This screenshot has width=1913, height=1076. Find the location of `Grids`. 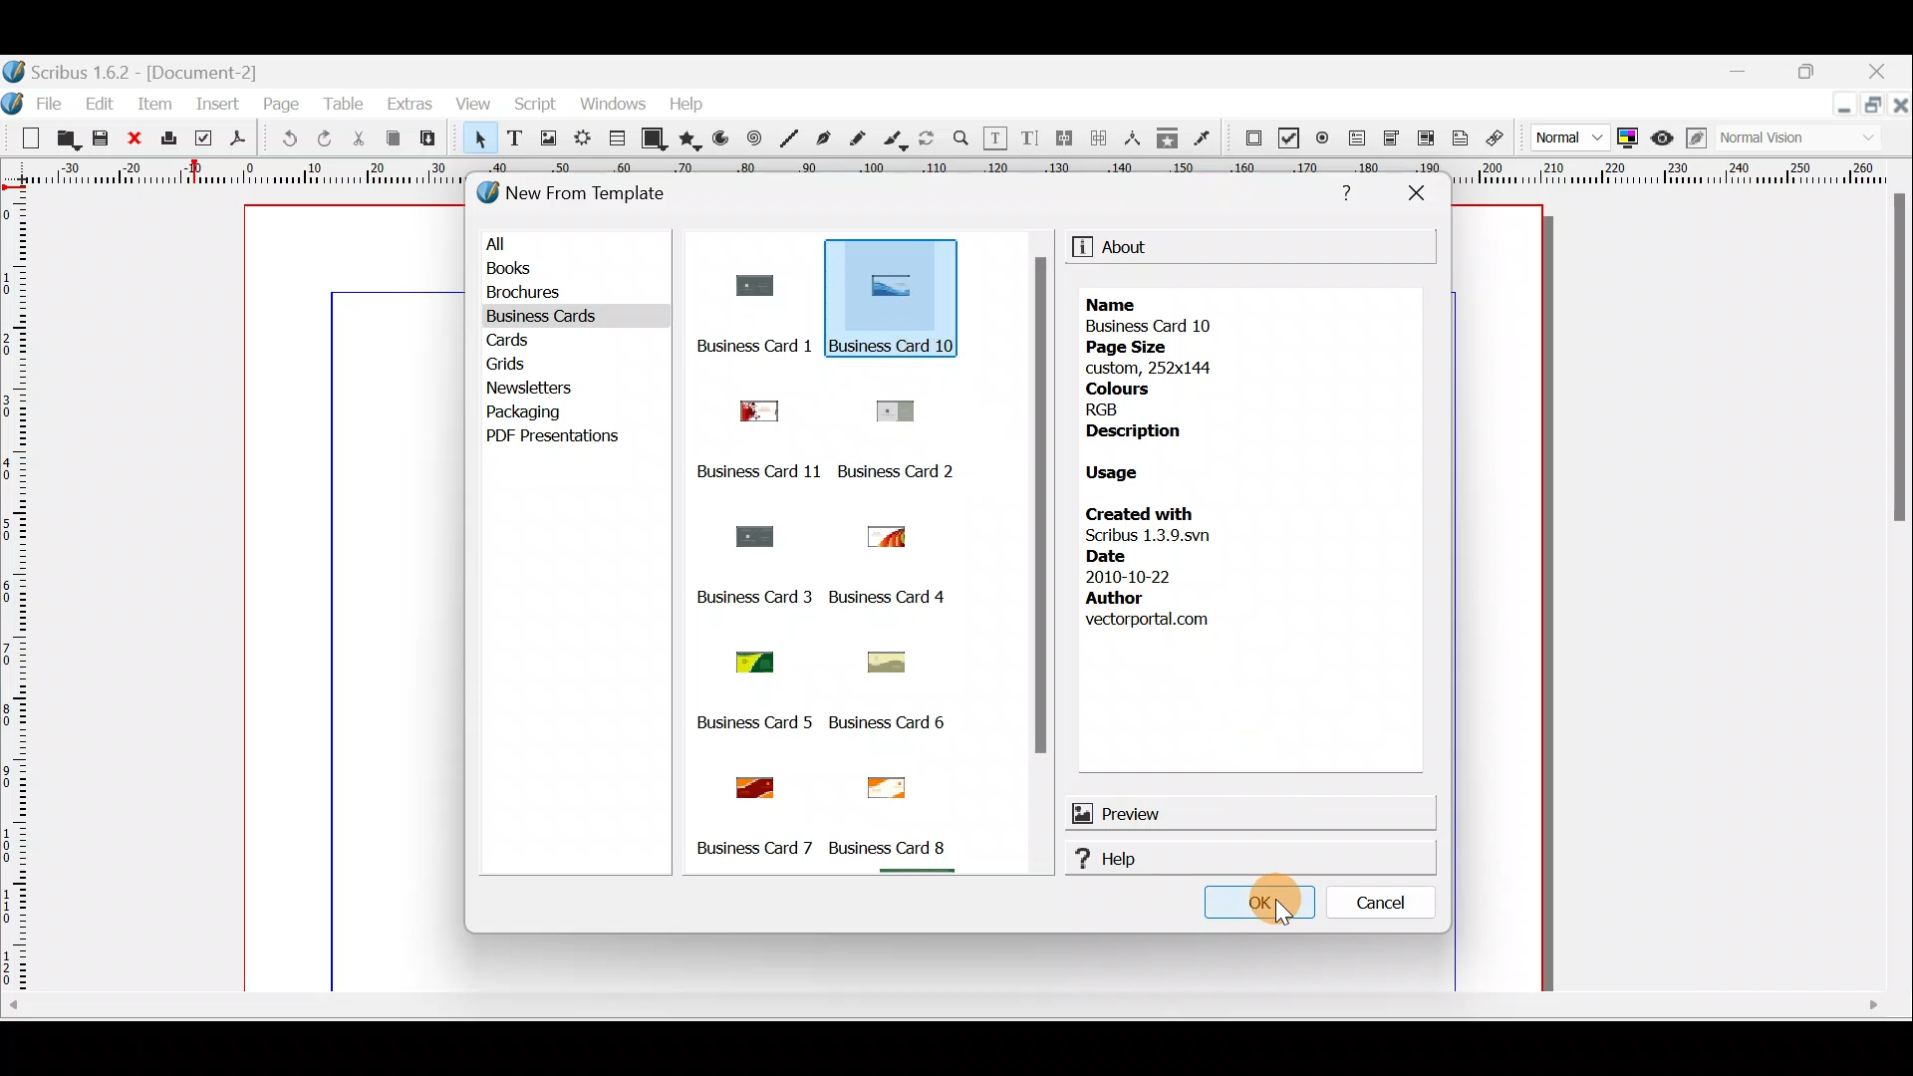

Grids is located at coordinates (527, 365).